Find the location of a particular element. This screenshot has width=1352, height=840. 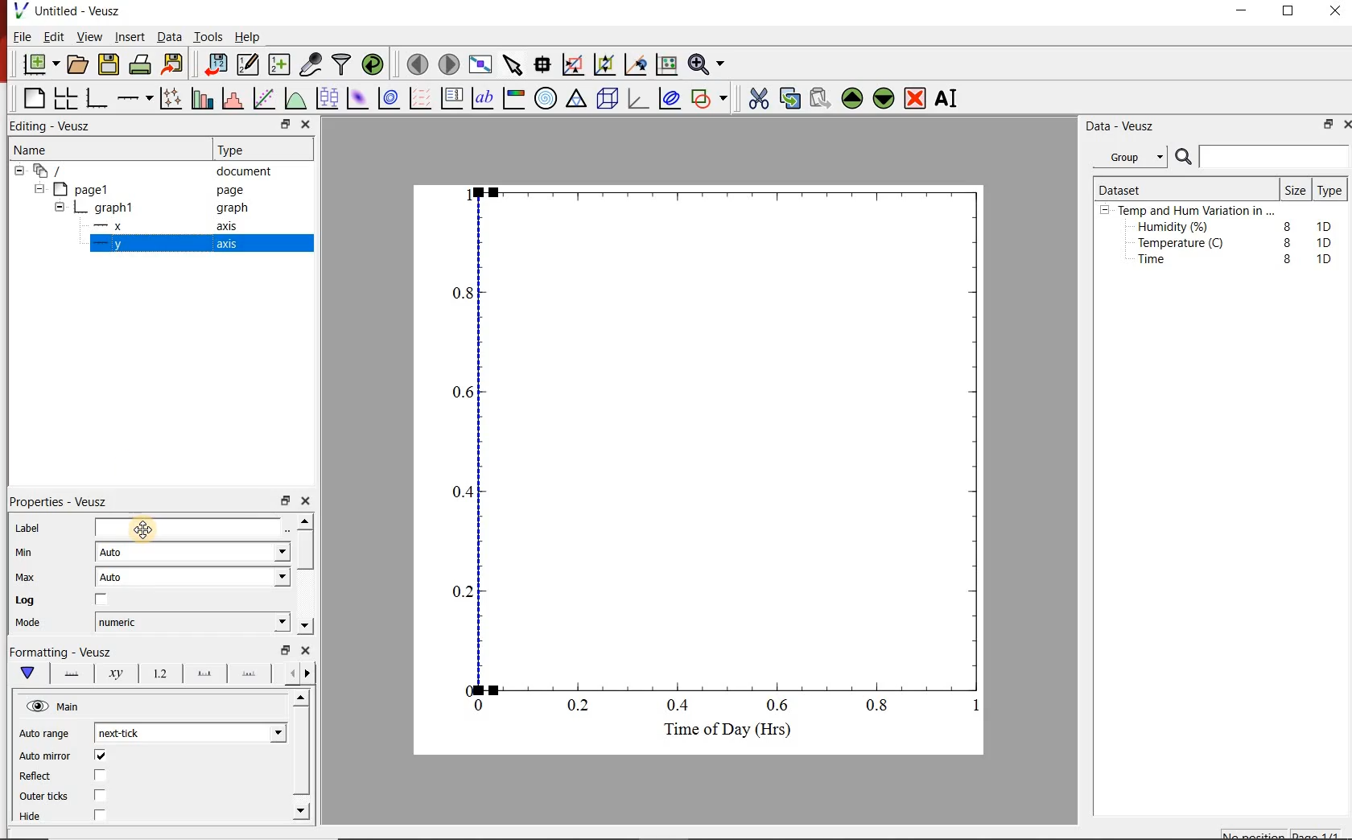

base graph is located at coordinates (98, 96).